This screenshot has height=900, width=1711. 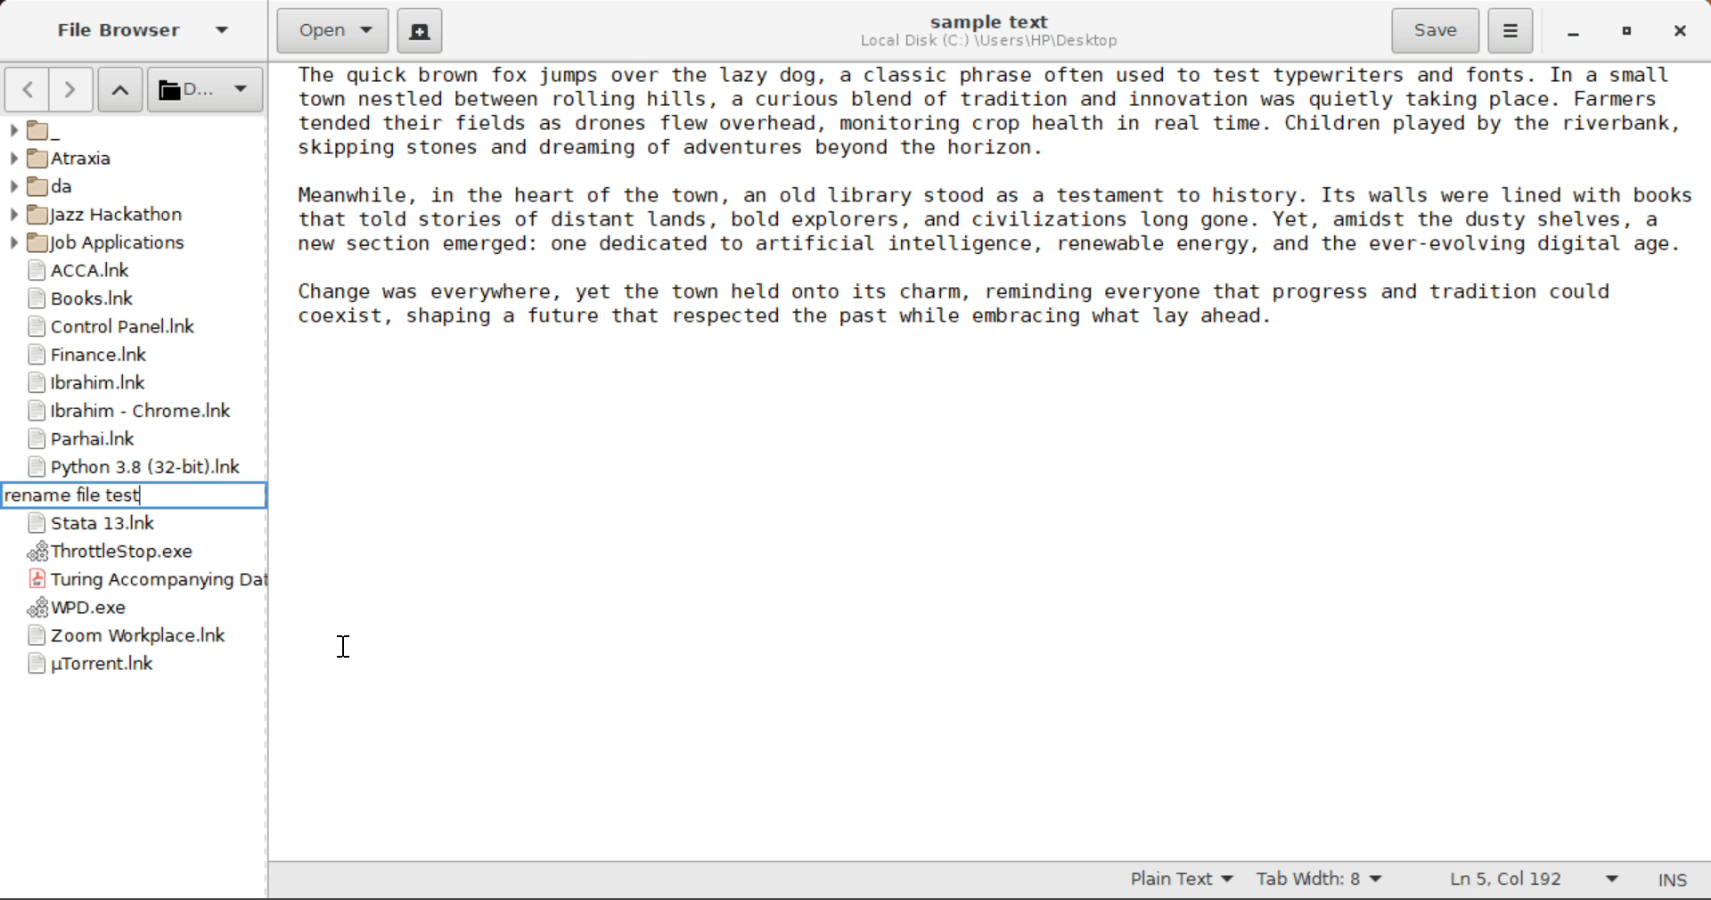 I want to click on Turing Accompanying Data File, so click(x=137, y=580).